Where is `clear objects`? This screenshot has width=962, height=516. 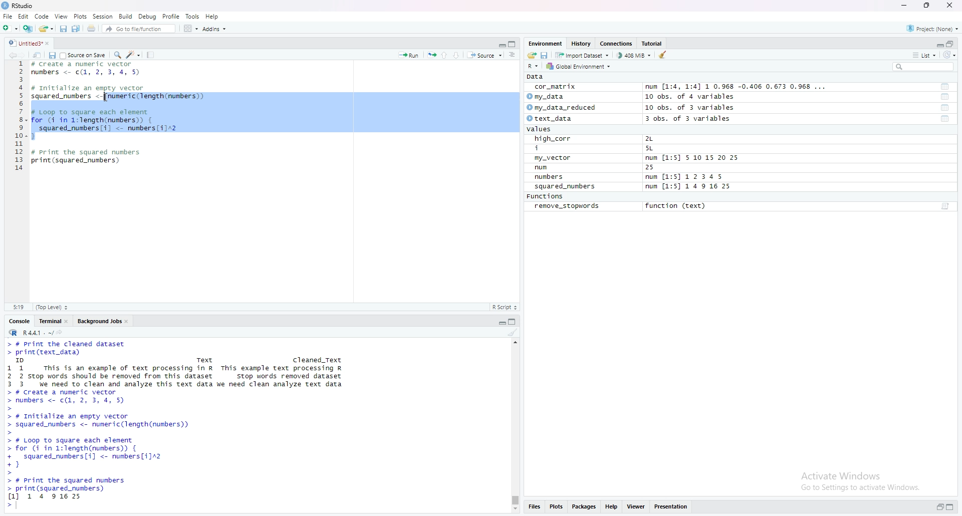 clear objects is located at coordinates (664, 55).